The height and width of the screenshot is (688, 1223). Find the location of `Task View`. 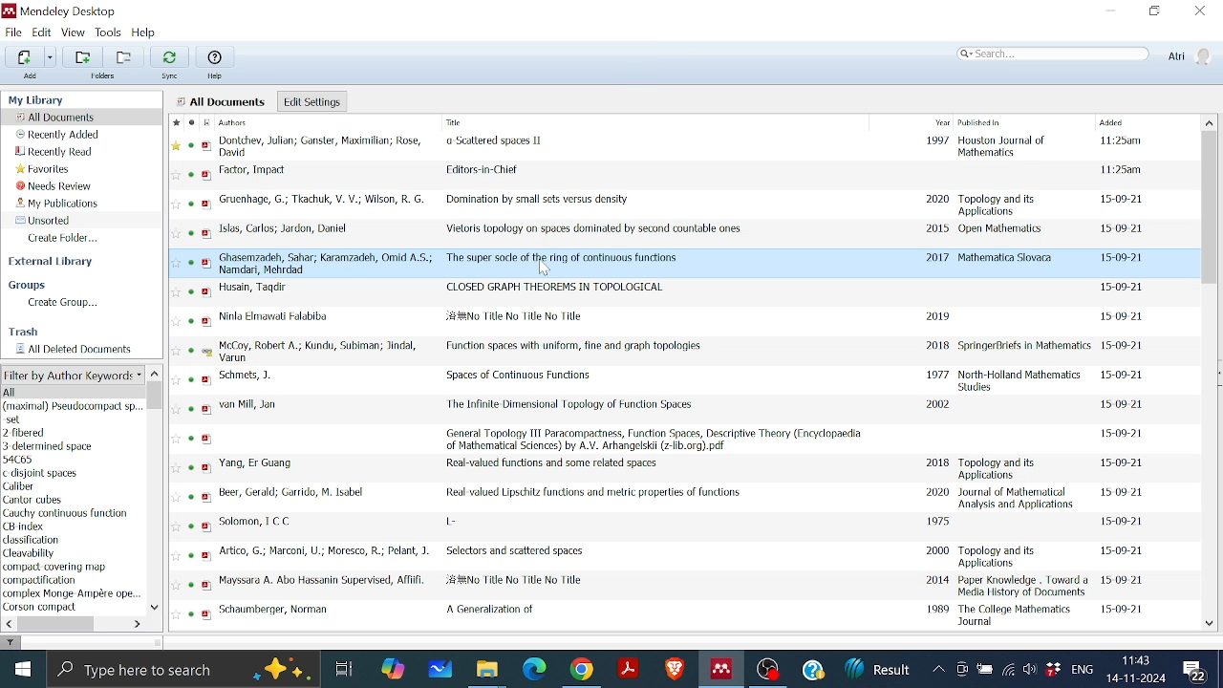

Task View is located at coordinates (349, 668).